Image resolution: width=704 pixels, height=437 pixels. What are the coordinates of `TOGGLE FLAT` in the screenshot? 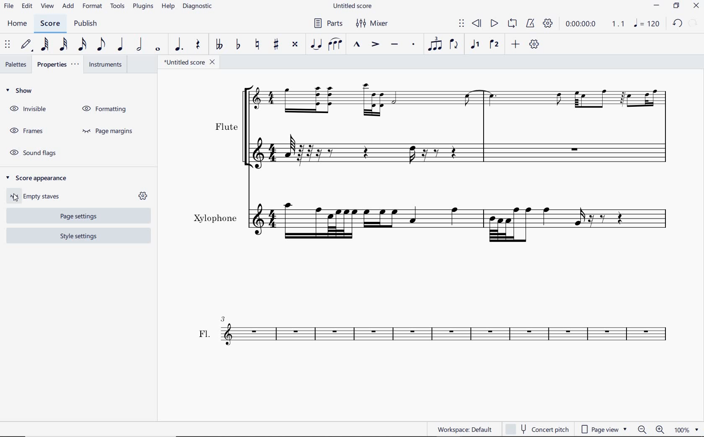 It's located at (238, 45).